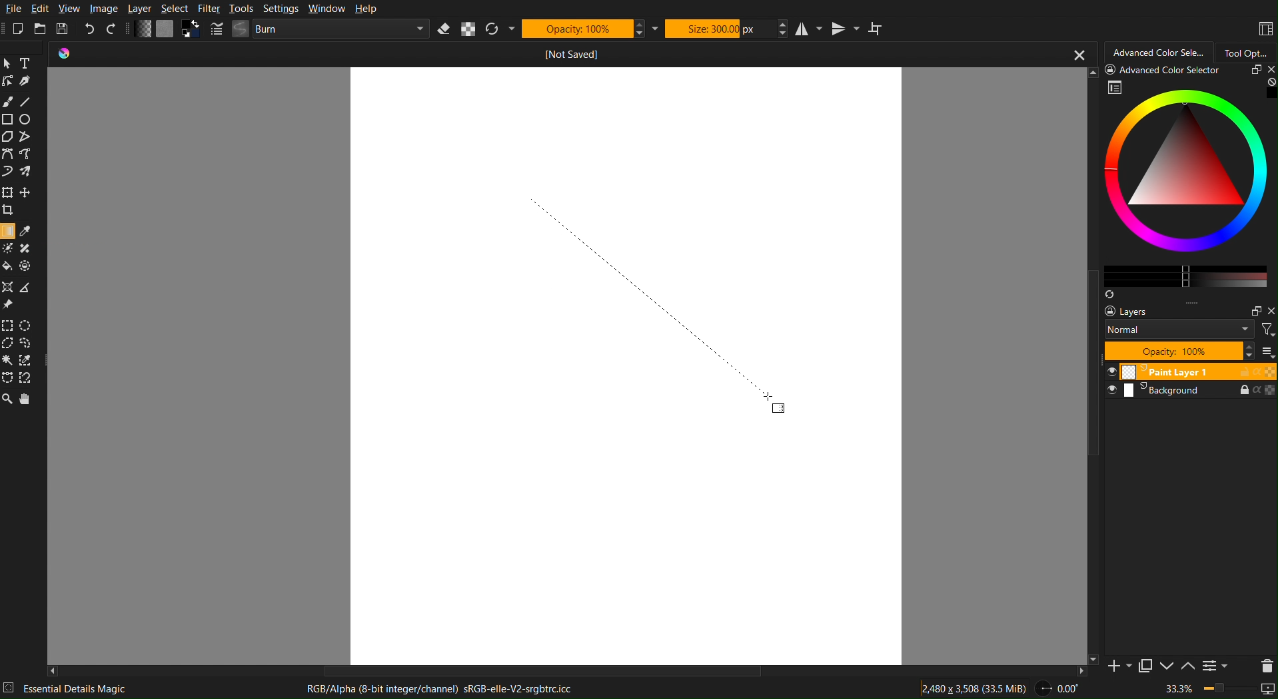  What do you see at coordinates (1215, 667) in the screenshot?
I see `Settings` at bounding box center [1215, 667].